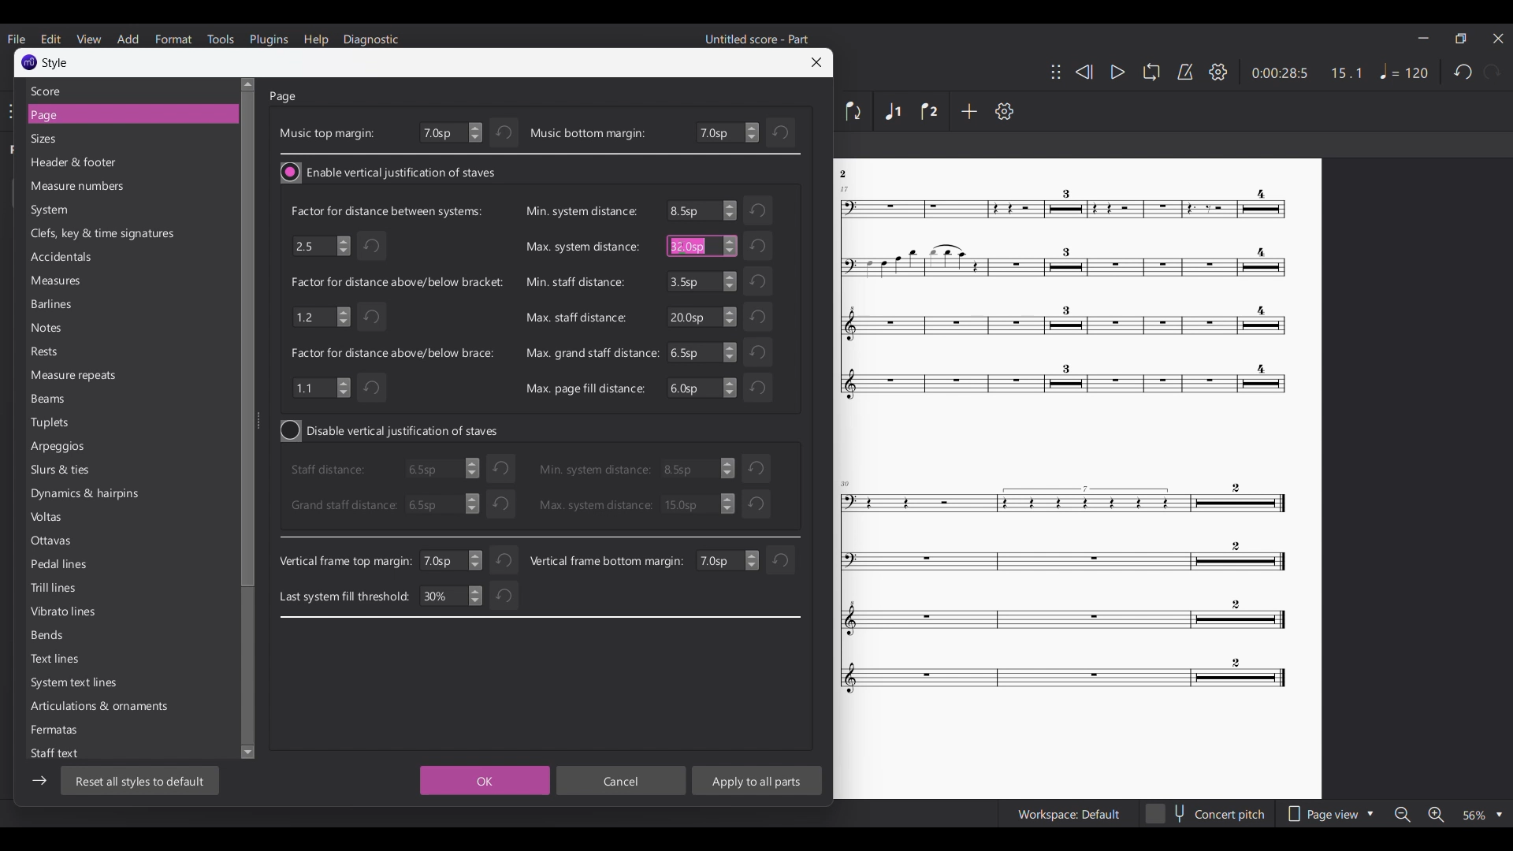  What do you see at coordinates (504, 133) in the screenshot?
I see `Undo` at bounding box center [504, 133].